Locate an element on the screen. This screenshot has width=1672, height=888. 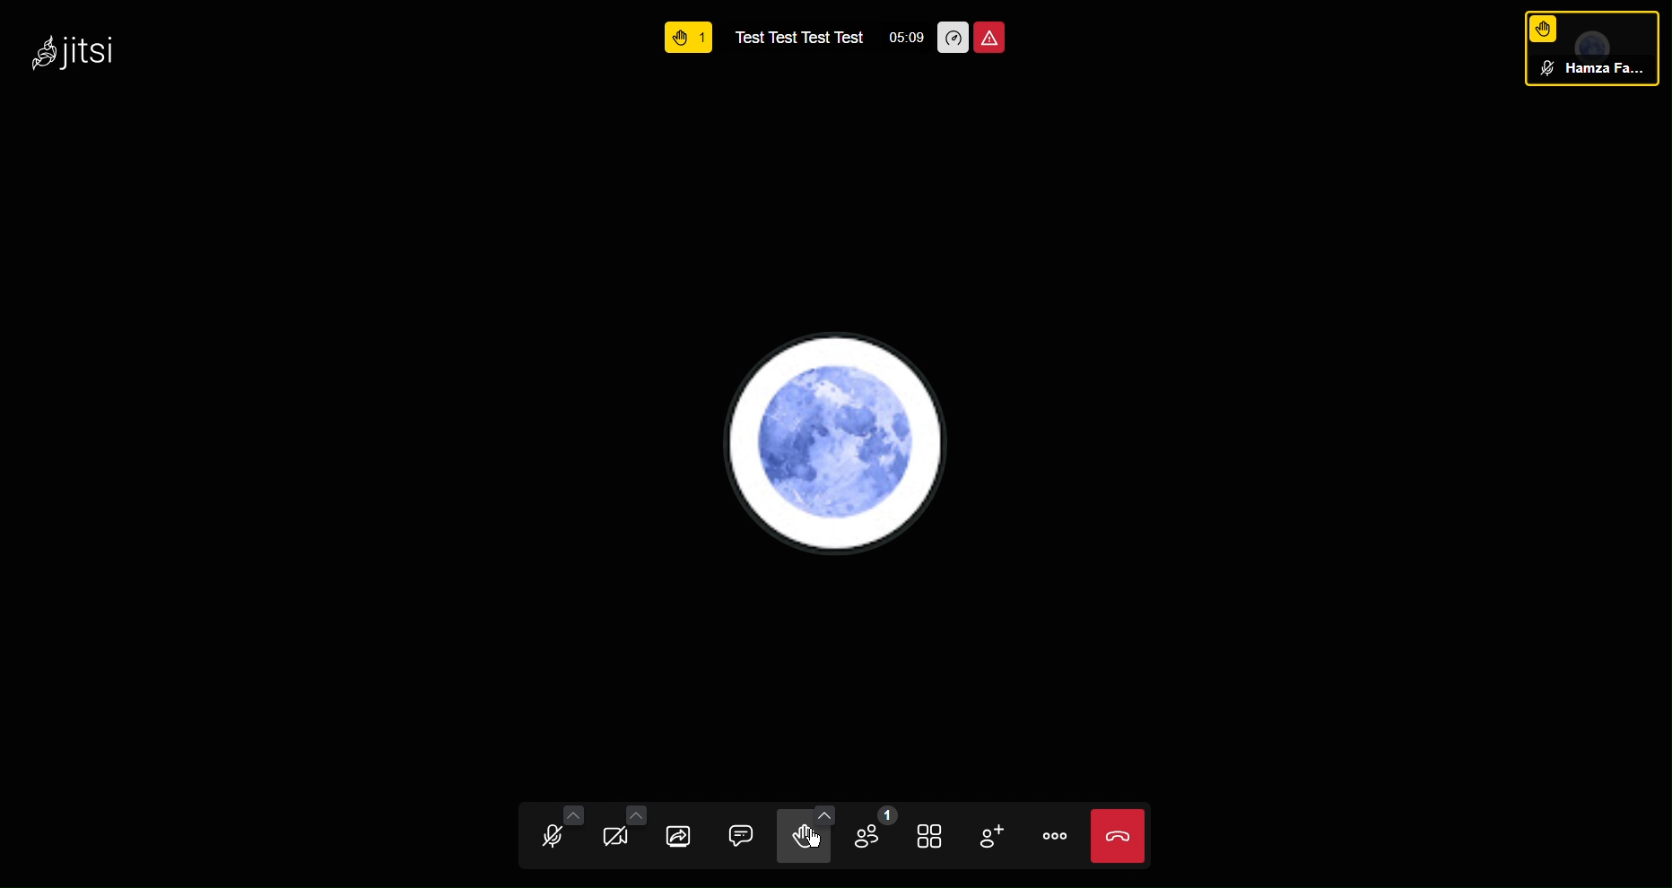
Comments is located at coordinates (745, 832).